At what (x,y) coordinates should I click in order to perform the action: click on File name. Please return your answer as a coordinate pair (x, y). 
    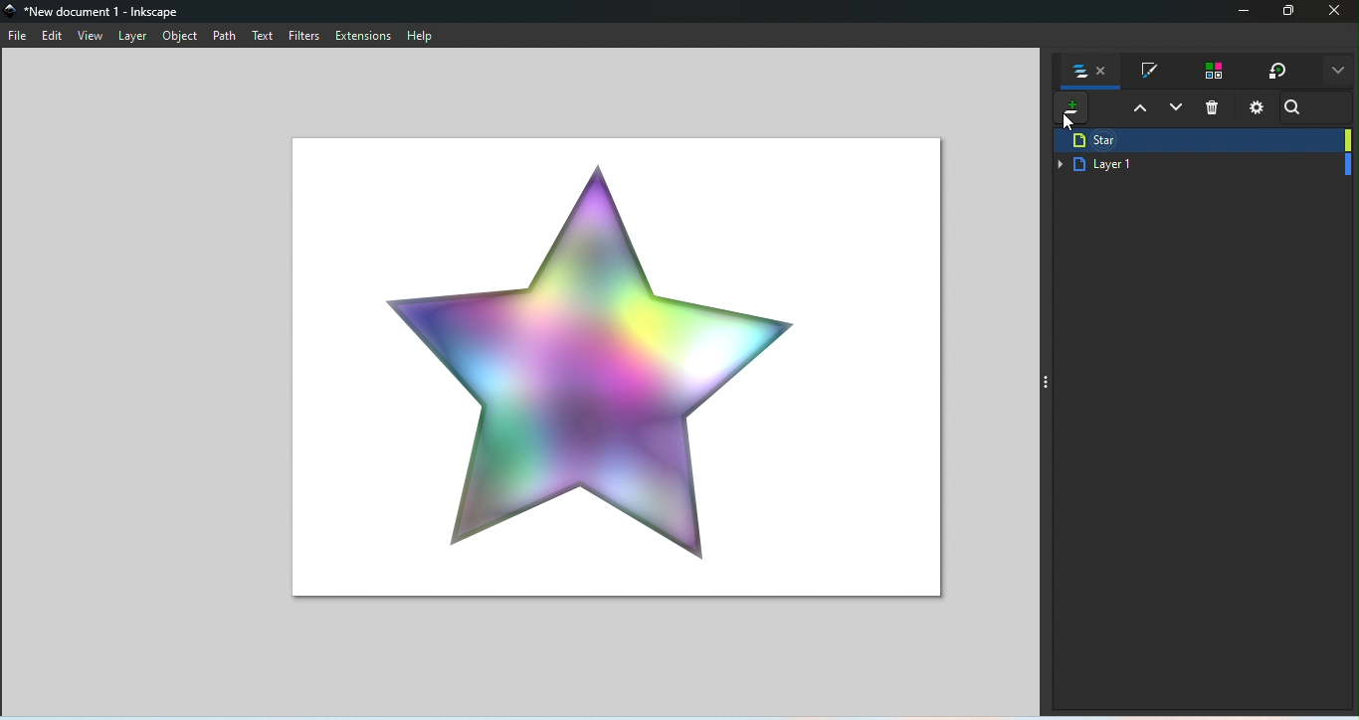
    Looking at the image, I should click on (97, 10).